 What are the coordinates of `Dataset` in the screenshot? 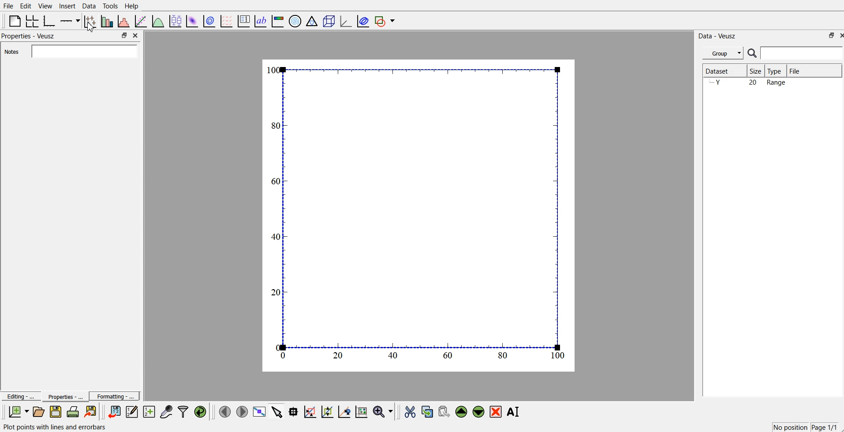 It's located at (723, 71).